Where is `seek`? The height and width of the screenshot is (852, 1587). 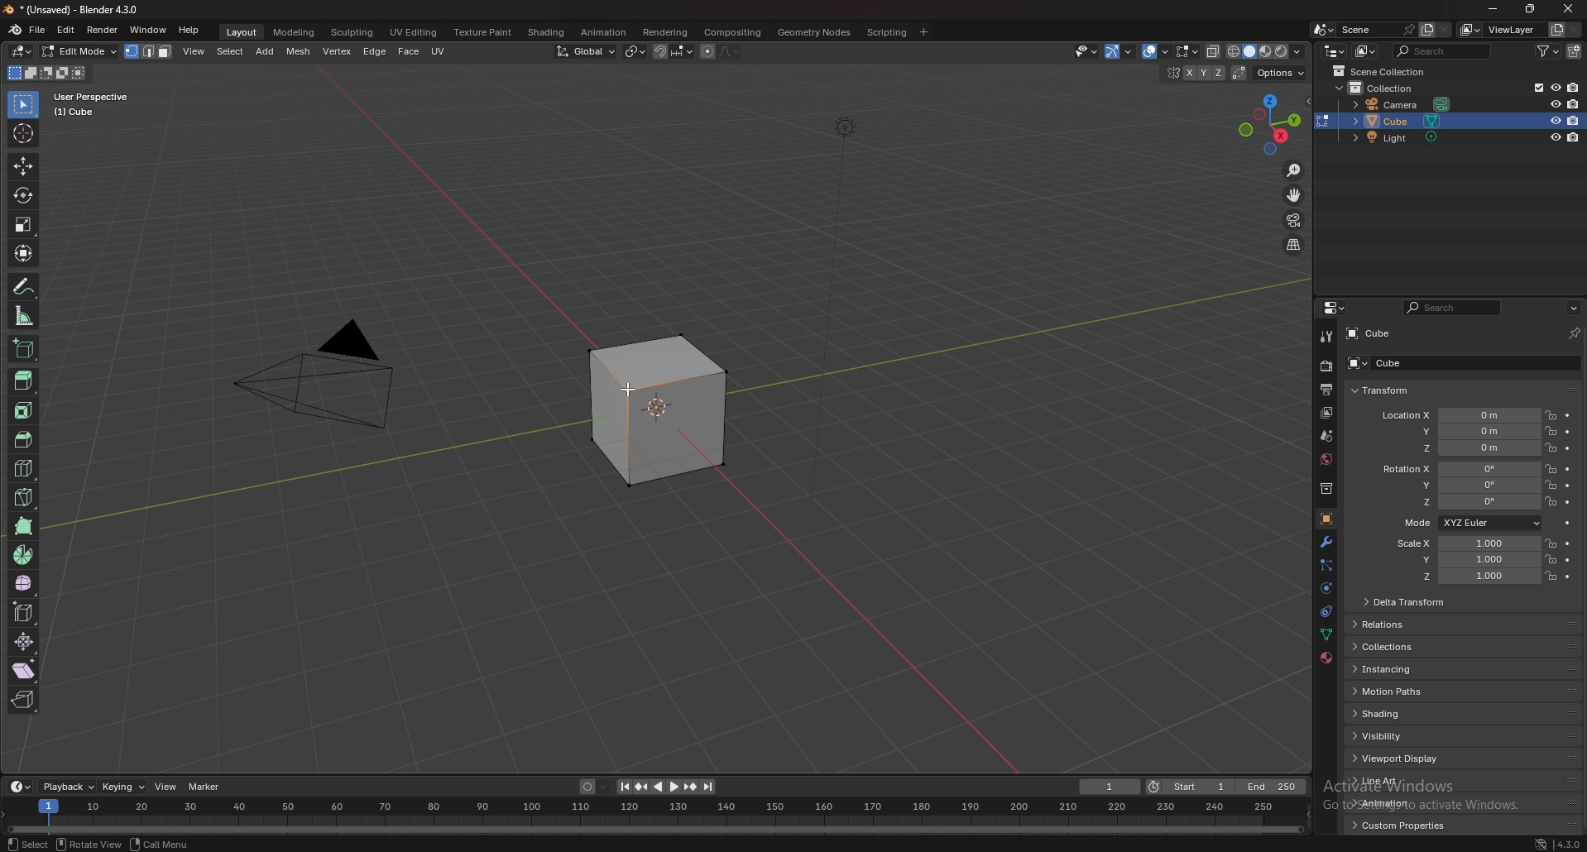
seek is located at coordinates (659, 816).